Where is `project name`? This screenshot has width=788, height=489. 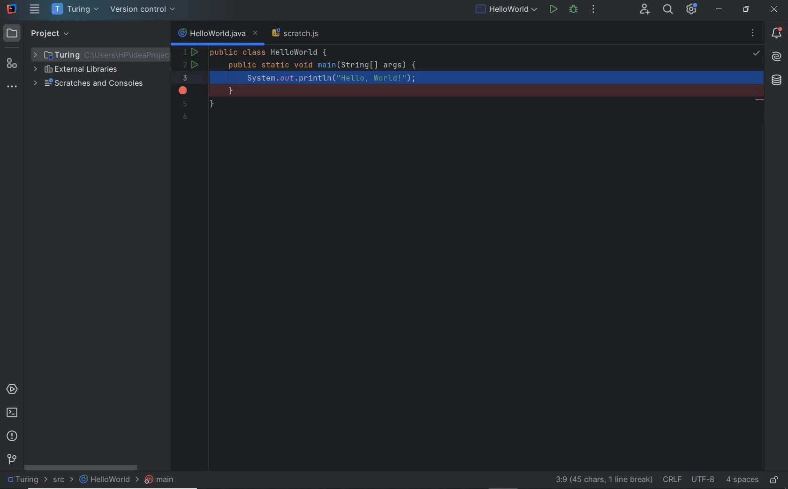
project name is located at coordinates (26, 480).